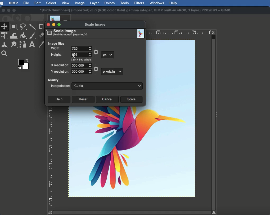 The height and width of the screenshot is (215, 270). What do you see at coordinates (41, 35) in the screenshot?
I see `Eraser` at bounding box center [41, 35].